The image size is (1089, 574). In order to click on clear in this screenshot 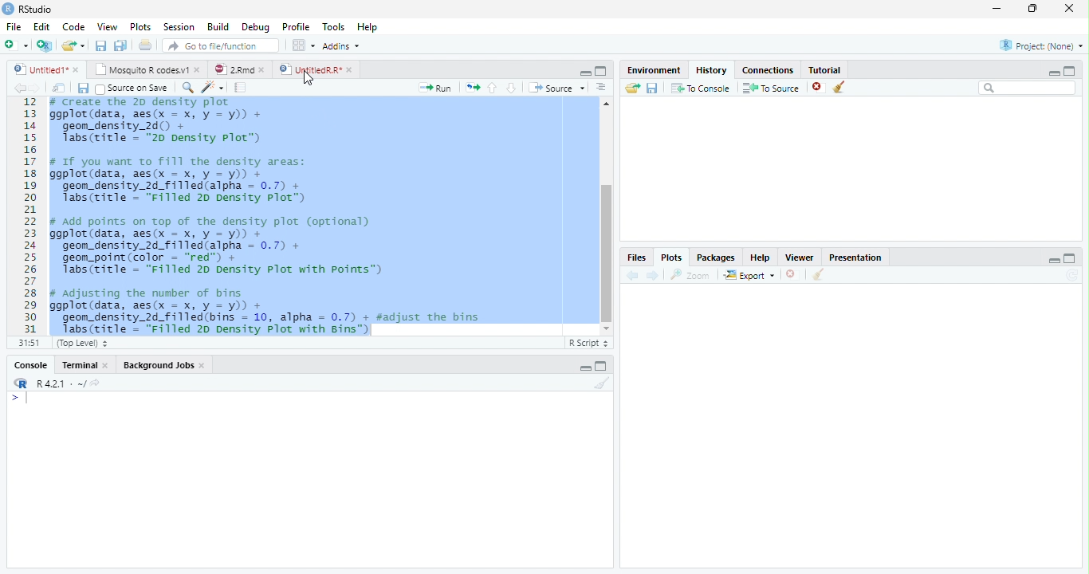, I will do `click(839, 88)`.